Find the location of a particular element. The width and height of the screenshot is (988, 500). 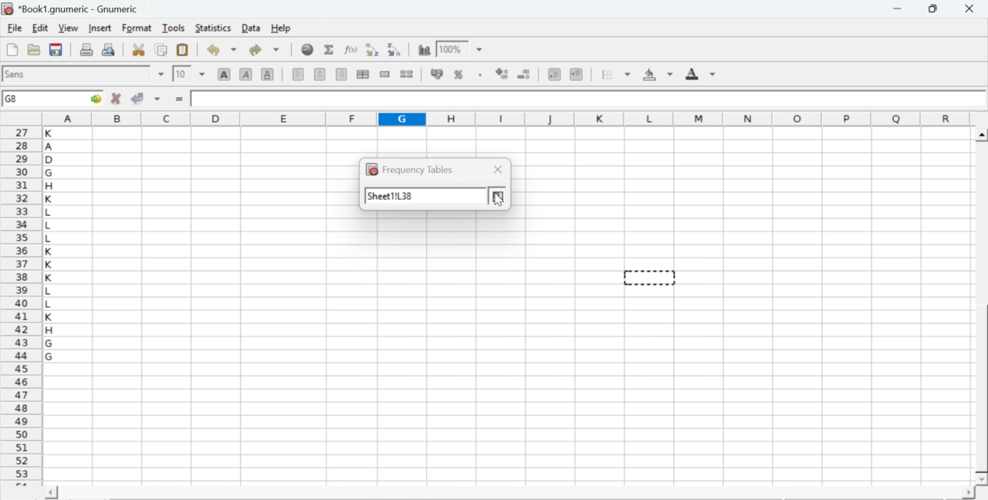

center horizontally is located at coordinates (363, 74).